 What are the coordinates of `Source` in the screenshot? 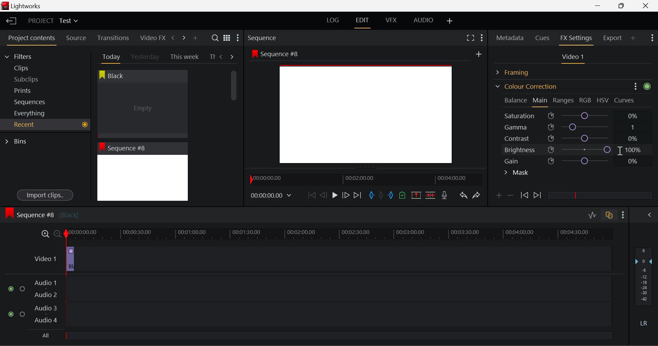 It's located at (76, 38).